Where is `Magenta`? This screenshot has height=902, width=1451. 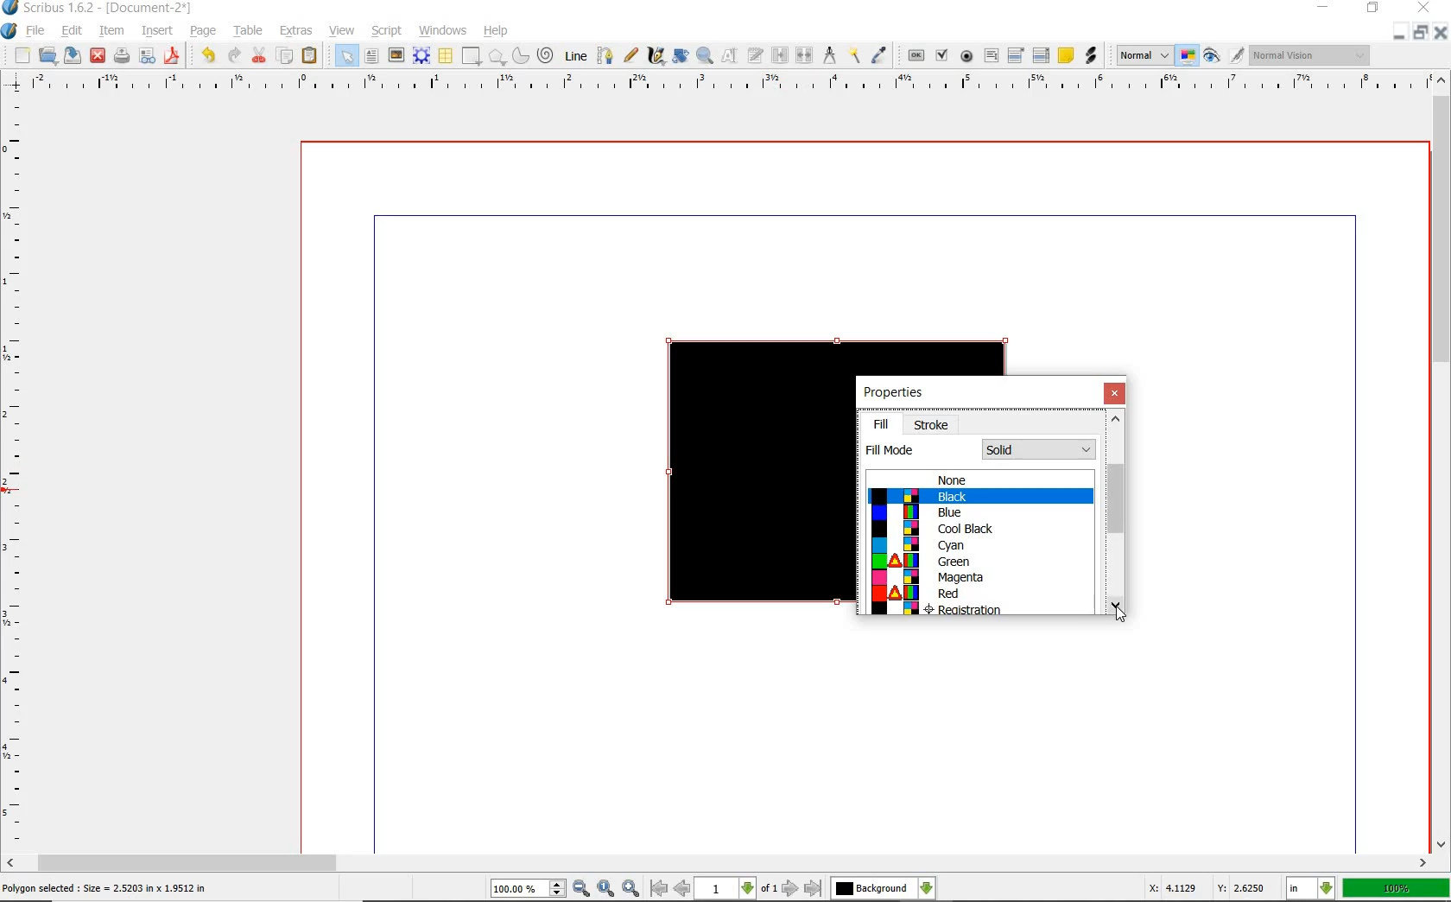
Magenta is located at coordinates (979, 577).